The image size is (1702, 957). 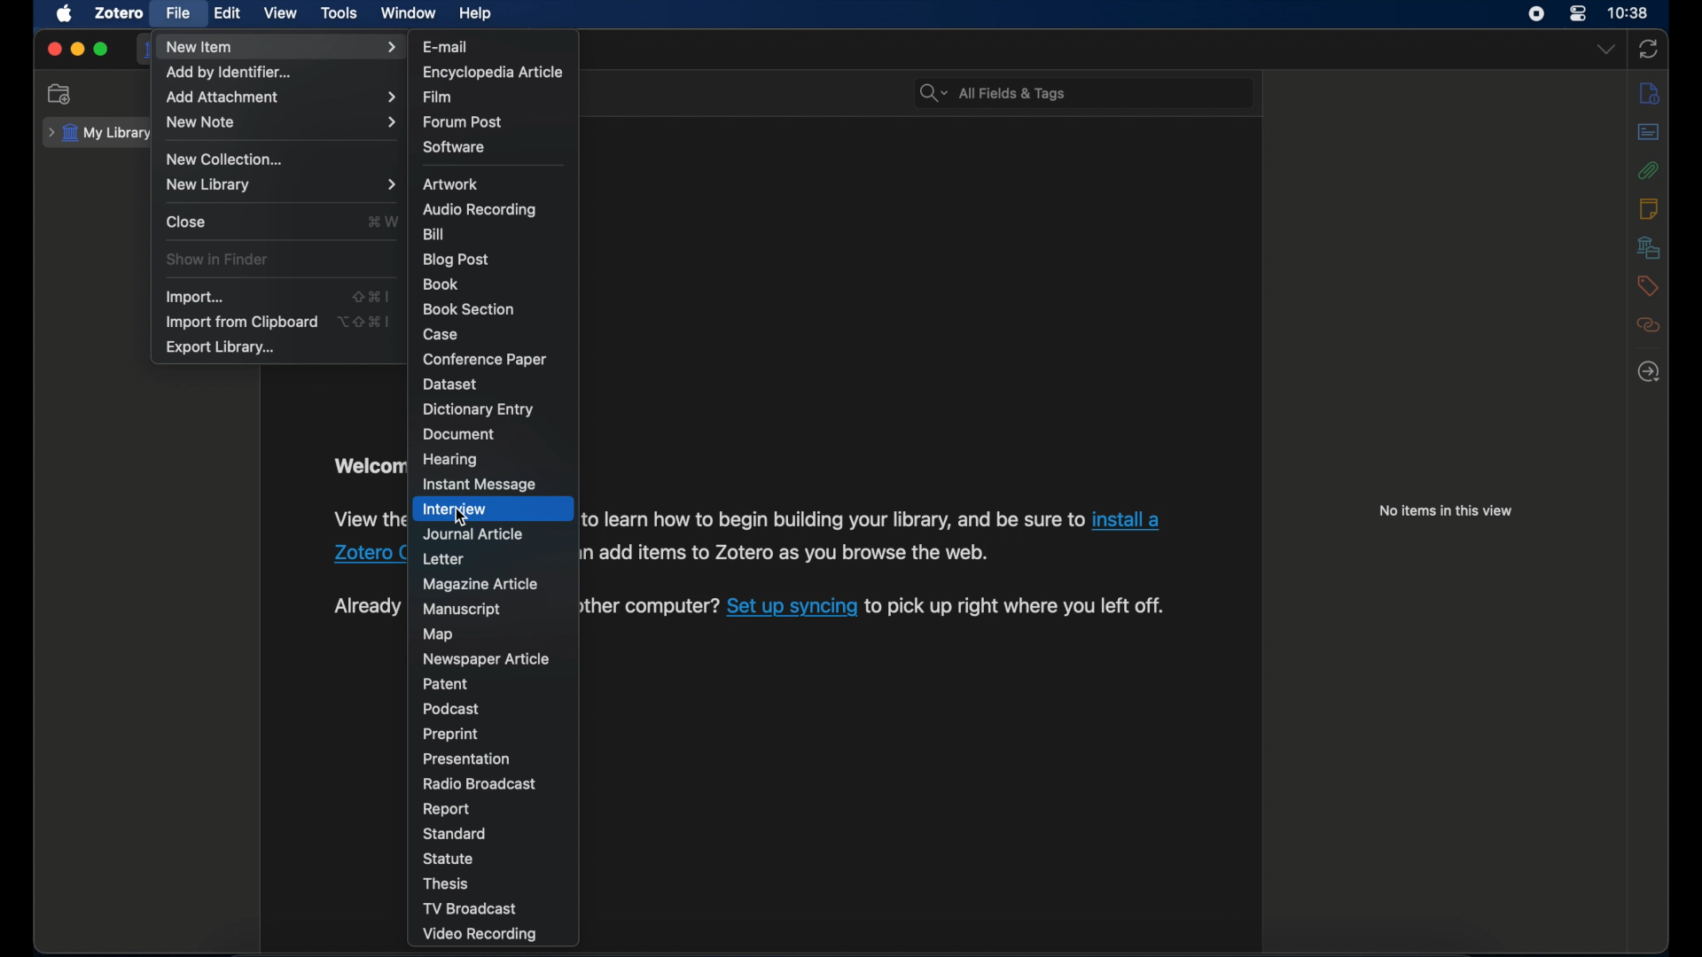 I want to click on statue, so click(x=447, y=858).